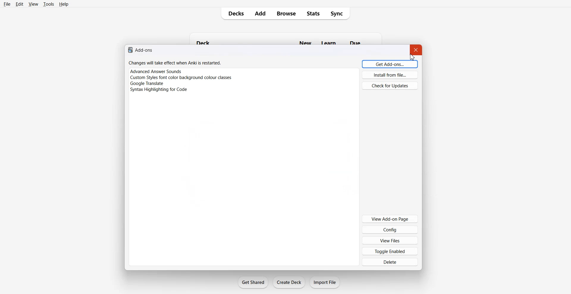 The width and height of the screenshot is (571, 294). What do you see at coordinates (338, 13) in the screenshot?
I see `Sync` at bounding box center [338, 13].